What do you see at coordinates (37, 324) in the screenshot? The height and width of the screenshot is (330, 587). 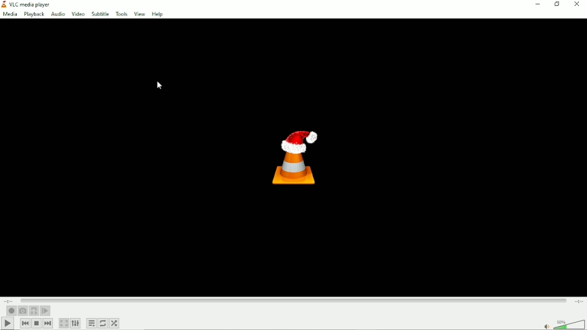 I see `Stop playlist` at bounding box center [37, 324].